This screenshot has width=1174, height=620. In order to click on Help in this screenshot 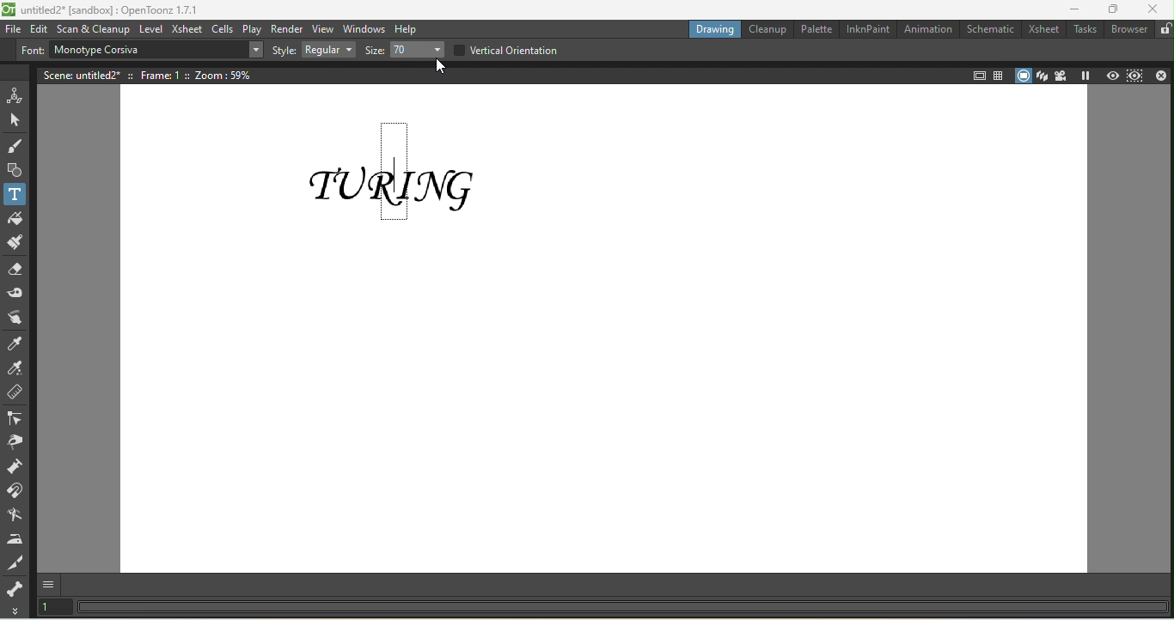, I will do `click(408, 27)`.